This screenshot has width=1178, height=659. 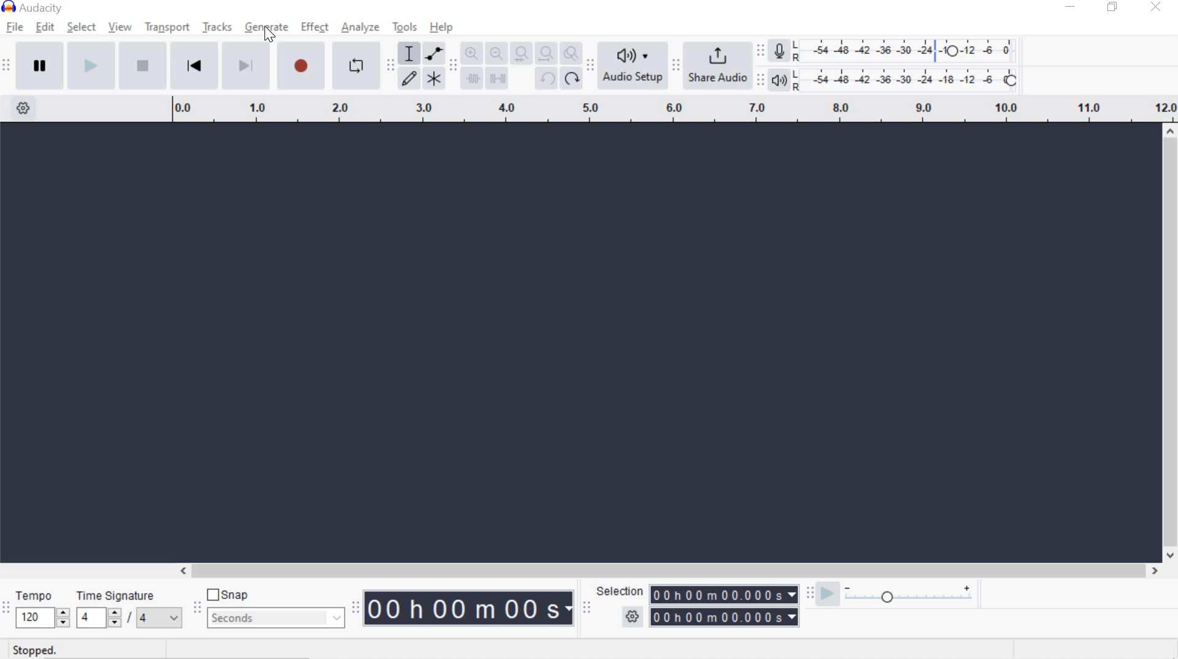 What do you see at coordinates (674, 110) in the screenshot?
I see `looping region` at bounding box center [674, 110].